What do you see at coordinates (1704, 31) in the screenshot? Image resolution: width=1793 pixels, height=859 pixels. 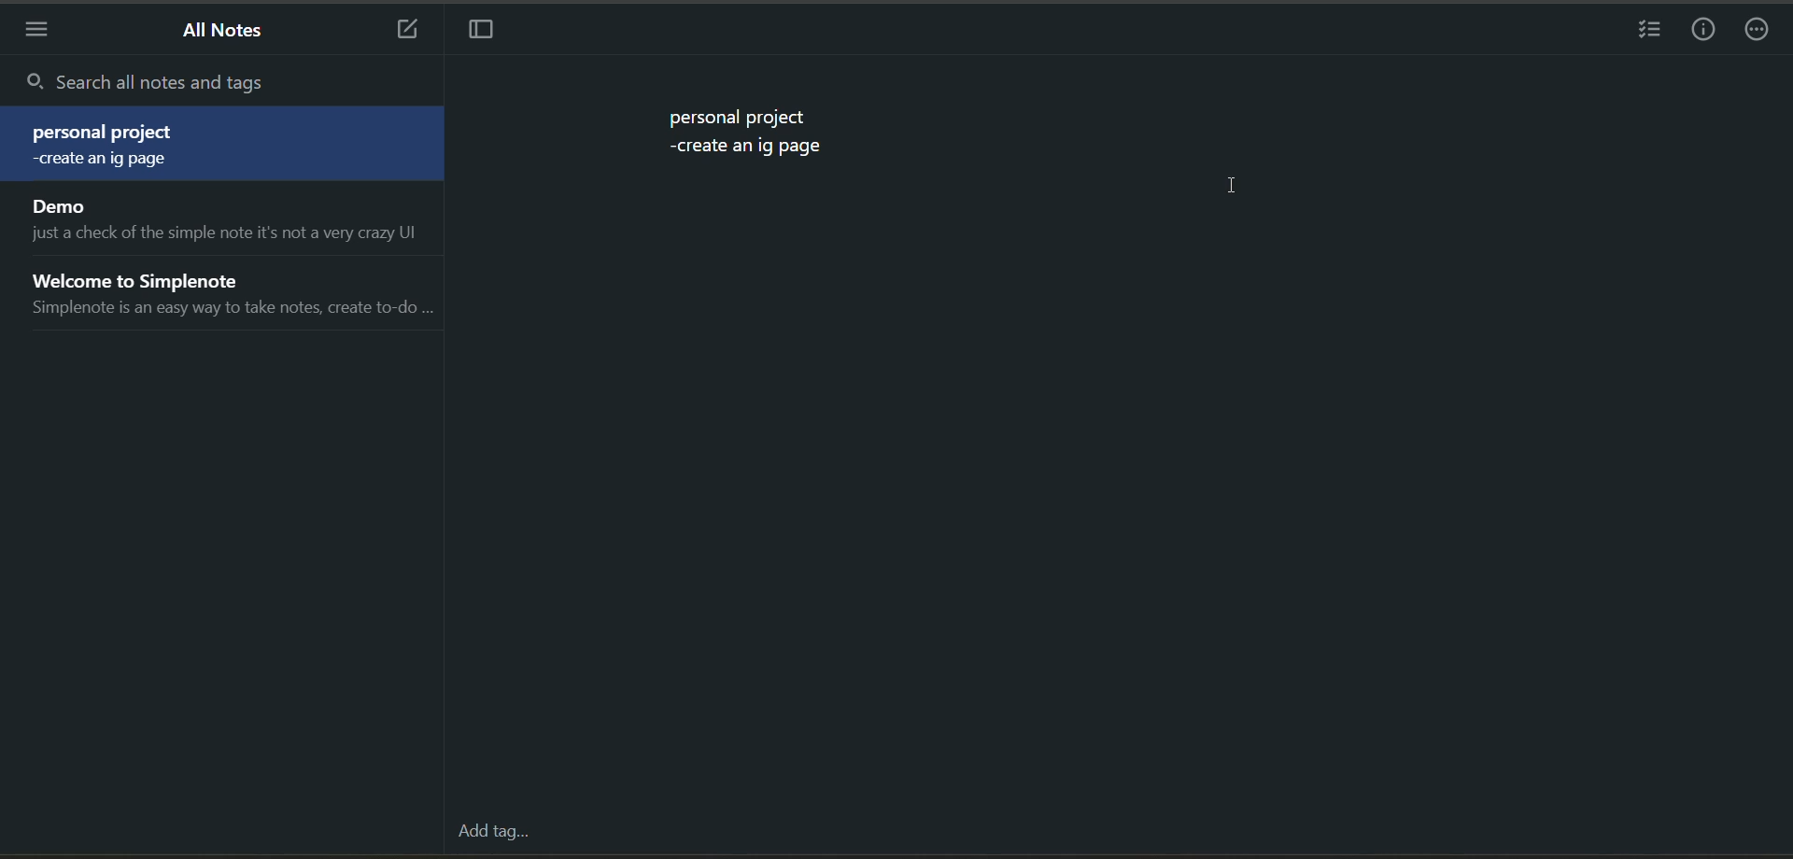 I see `infor` at bounding box center [1704, 31].